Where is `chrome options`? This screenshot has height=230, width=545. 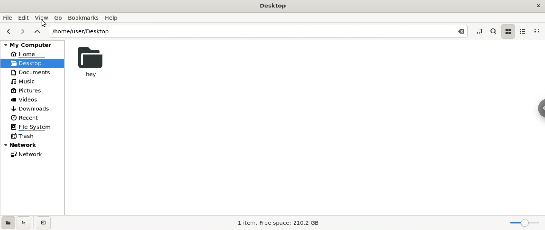 chrome options is located at coordinates (539, 110).